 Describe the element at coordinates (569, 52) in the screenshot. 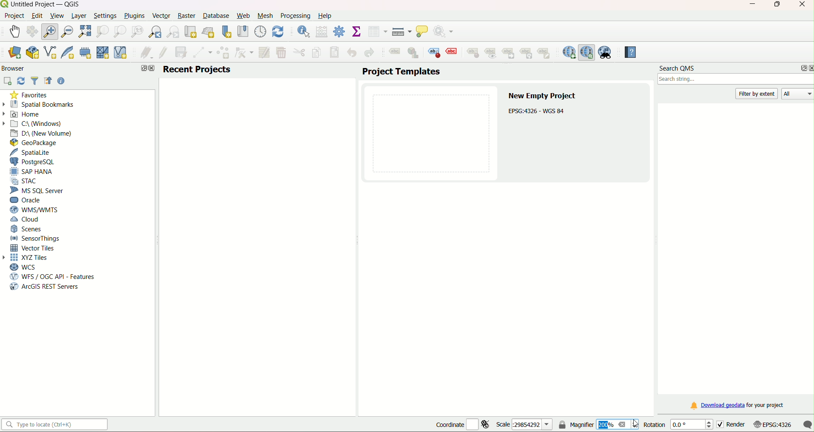

I see `quick map servies` at that location.